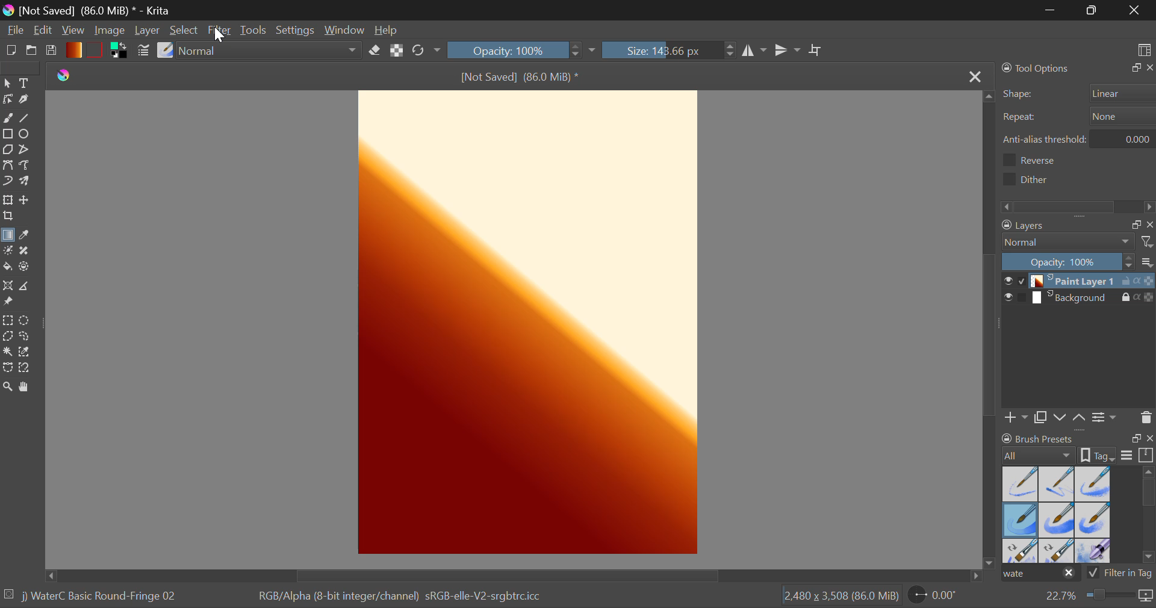  Describe the element at coordinates (408, 600) in the screenshot. I see `rgb/alpha(8-bit integer/channel) srgb-elle-v2-srgbtrc.icc` at that location.